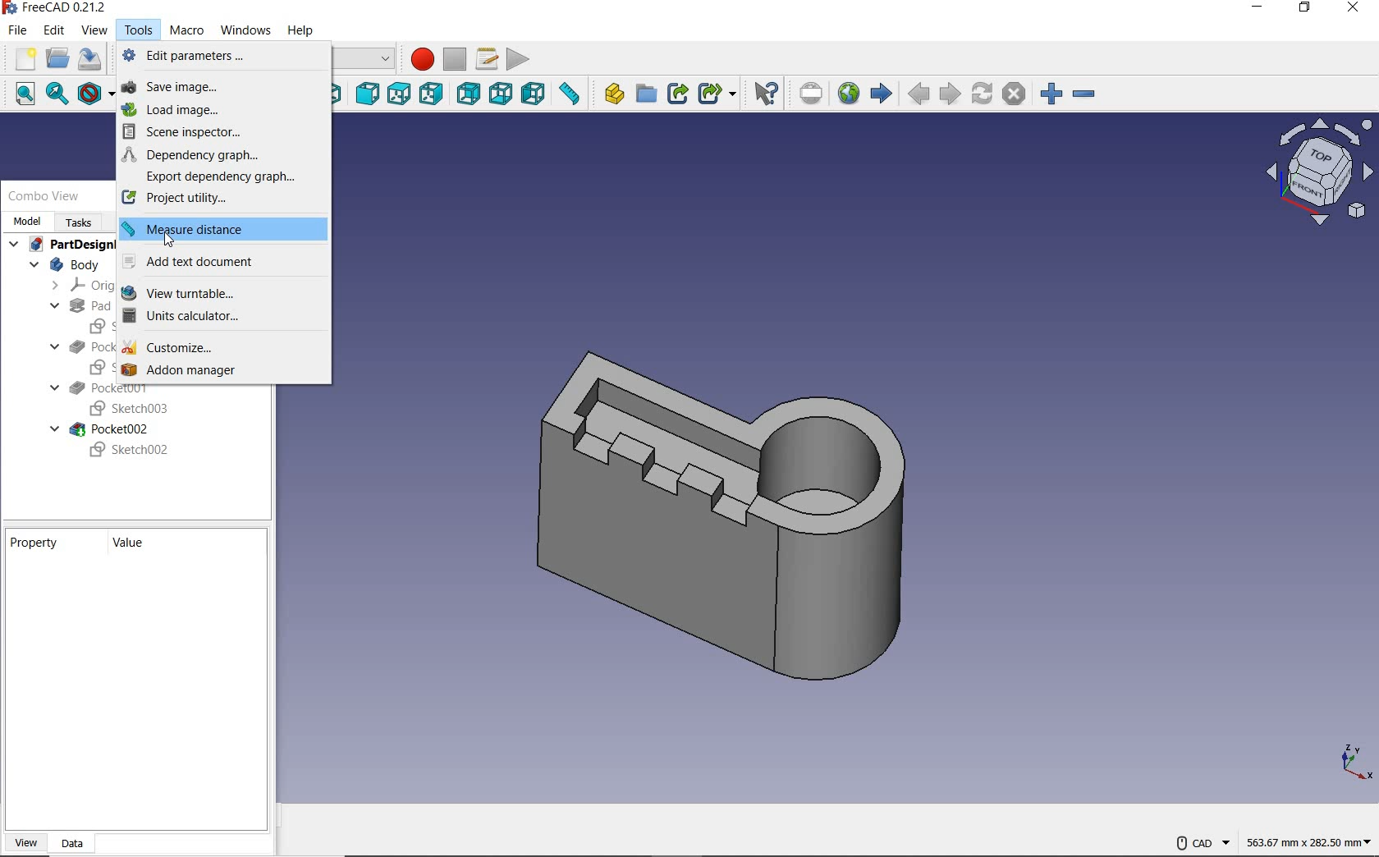 This screenshot has width=1379, height=857. I want to click on 563.67 mm x 282.50 mm (Dimensions), so click(1305, 836).